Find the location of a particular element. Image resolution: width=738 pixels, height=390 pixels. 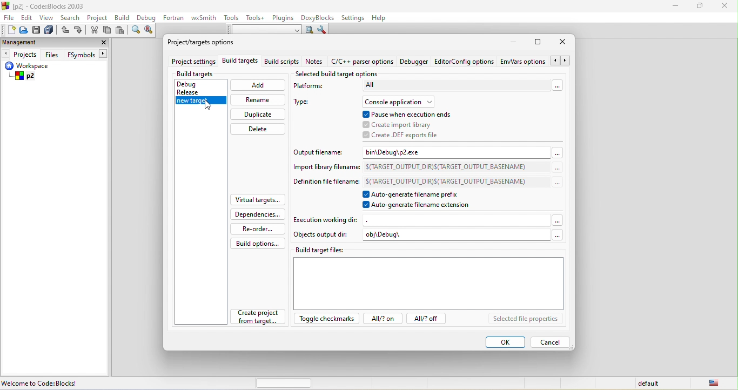

united state is located at coordinates (718, 384).